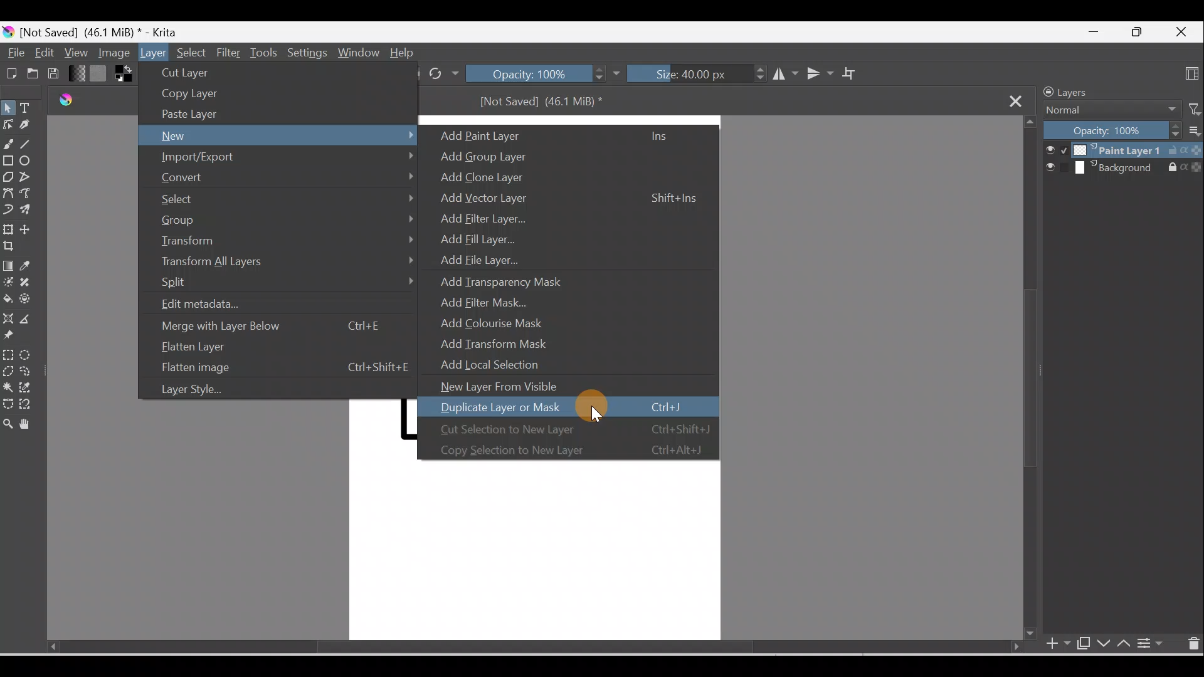  Describe the element at coordinates (9, 145) in the screenshot. I see `Freehand brush tool` at that location.